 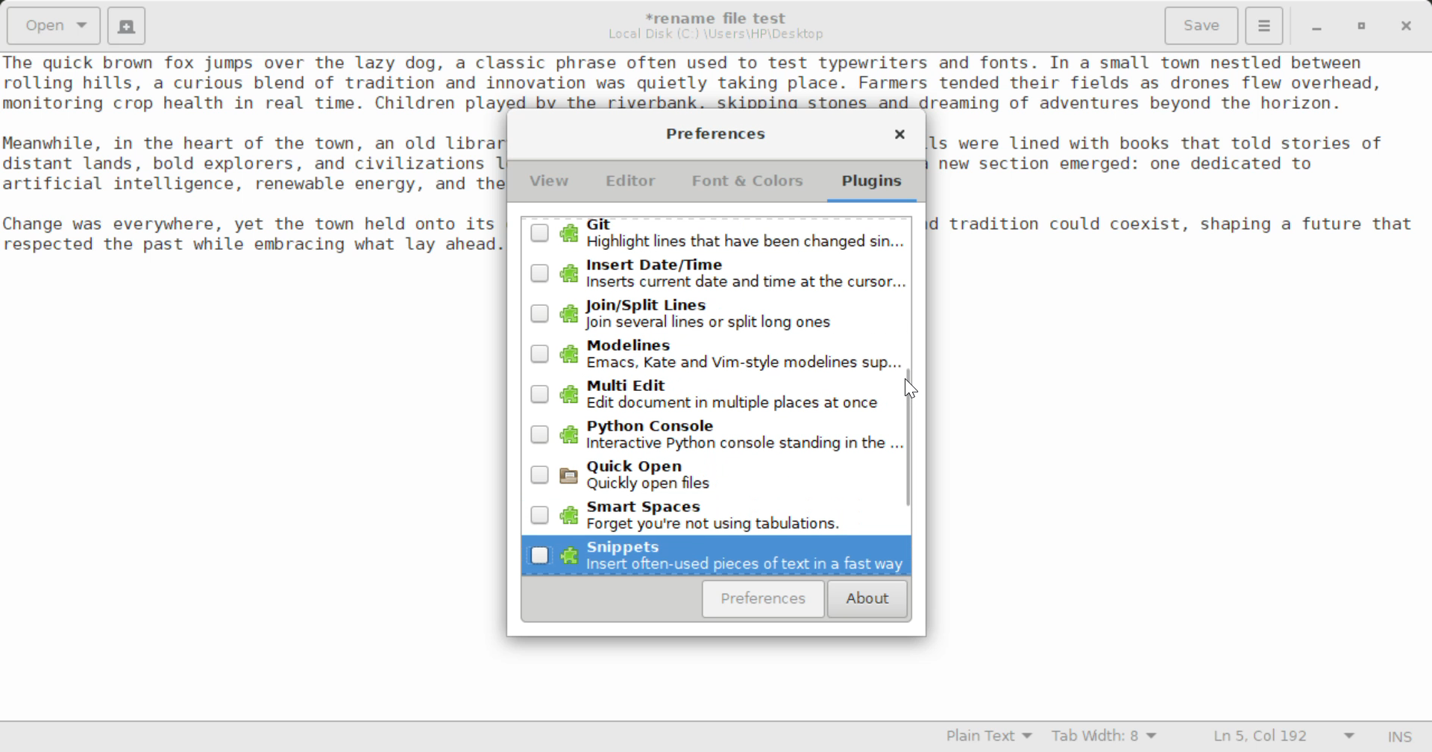 What do you see at coordinates (876, 187) in the screenshot?
I see `Plugins Tab Selected` at bounding box center [876, 187].